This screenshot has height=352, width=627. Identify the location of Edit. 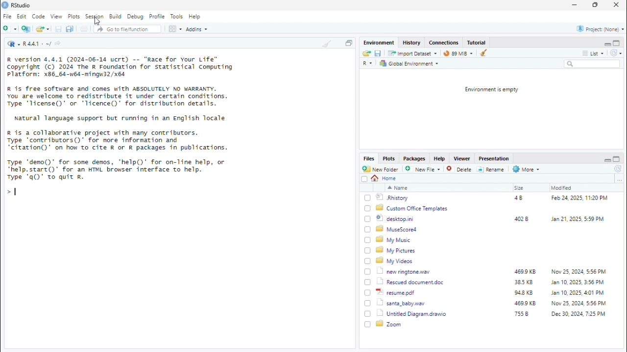
(22, 16).